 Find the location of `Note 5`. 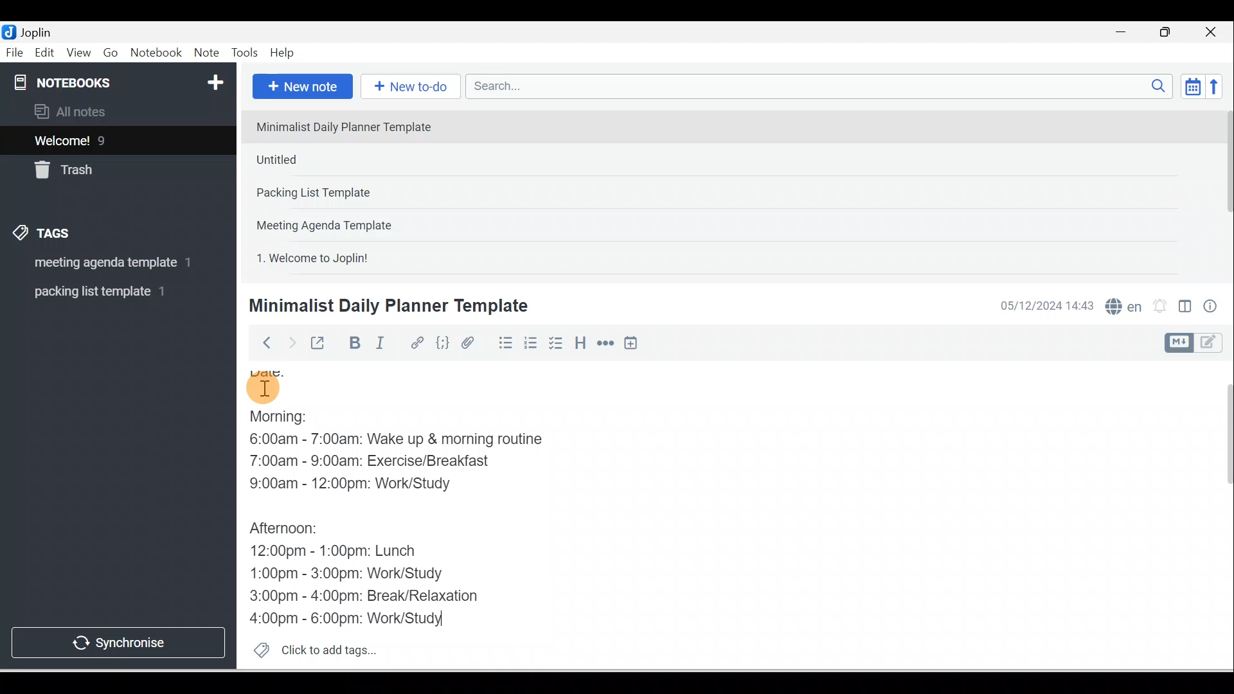

Note 5 is located at coordinates (359, 256).